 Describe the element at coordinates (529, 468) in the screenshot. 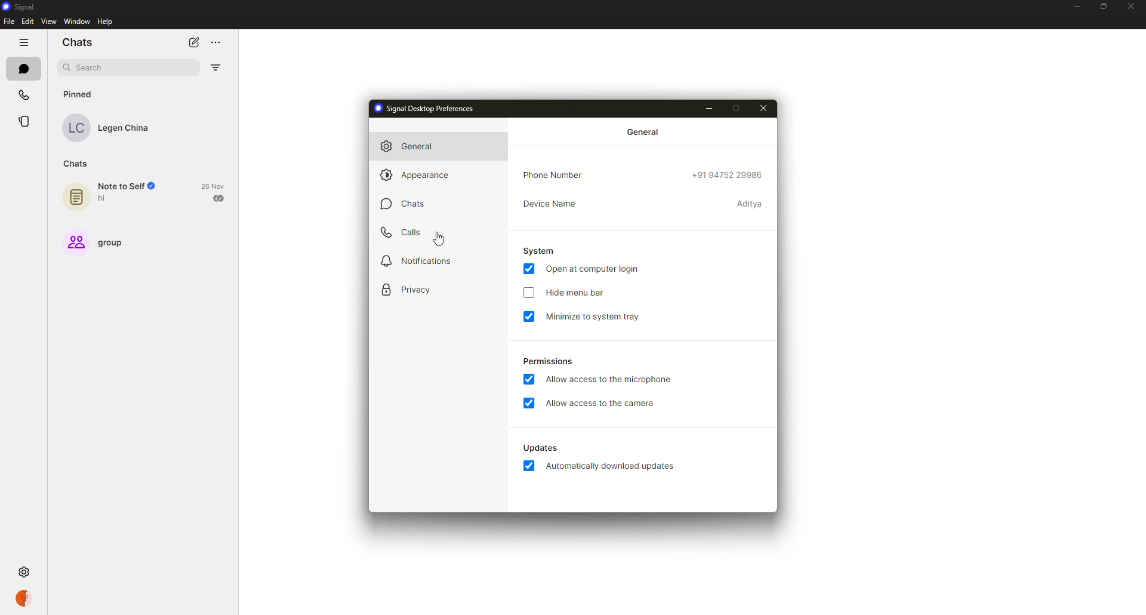

I see `enabled` at that location.